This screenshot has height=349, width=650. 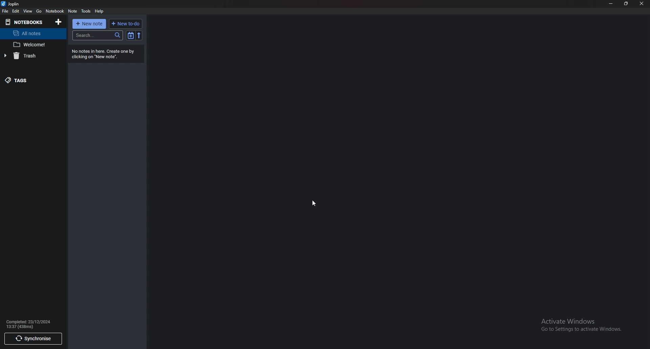 What do you see at coordinates (97, 36) in the screenshot?
I see `search` at bounding box center [97, 36].